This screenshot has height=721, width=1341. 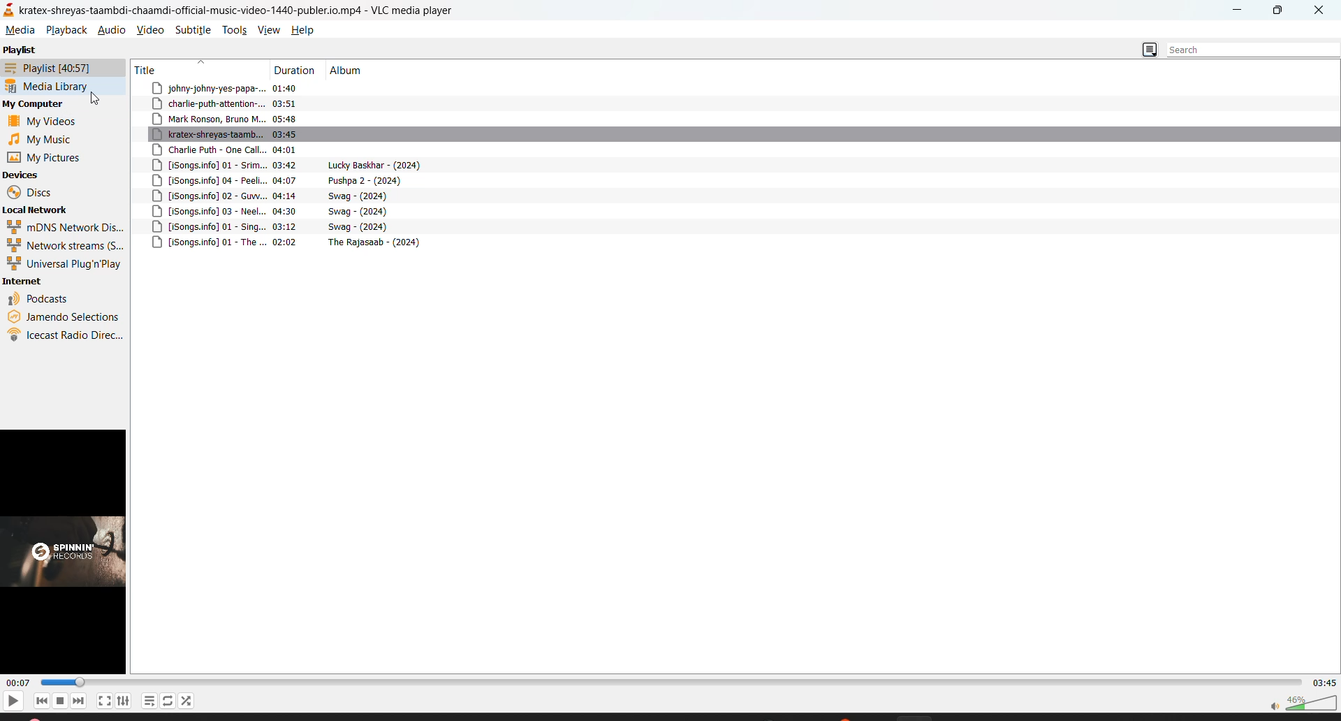 I want to click on discs, so click(x=32, y=193).